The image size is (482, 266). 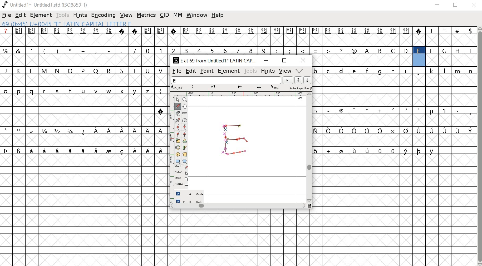 I want to click on measurements, so click(x=241, y=88).